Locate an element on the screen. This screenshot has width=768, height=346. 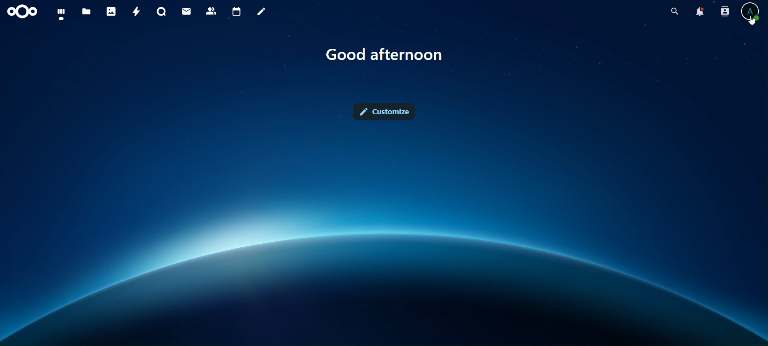
talk is located at coordinates (161, 12).